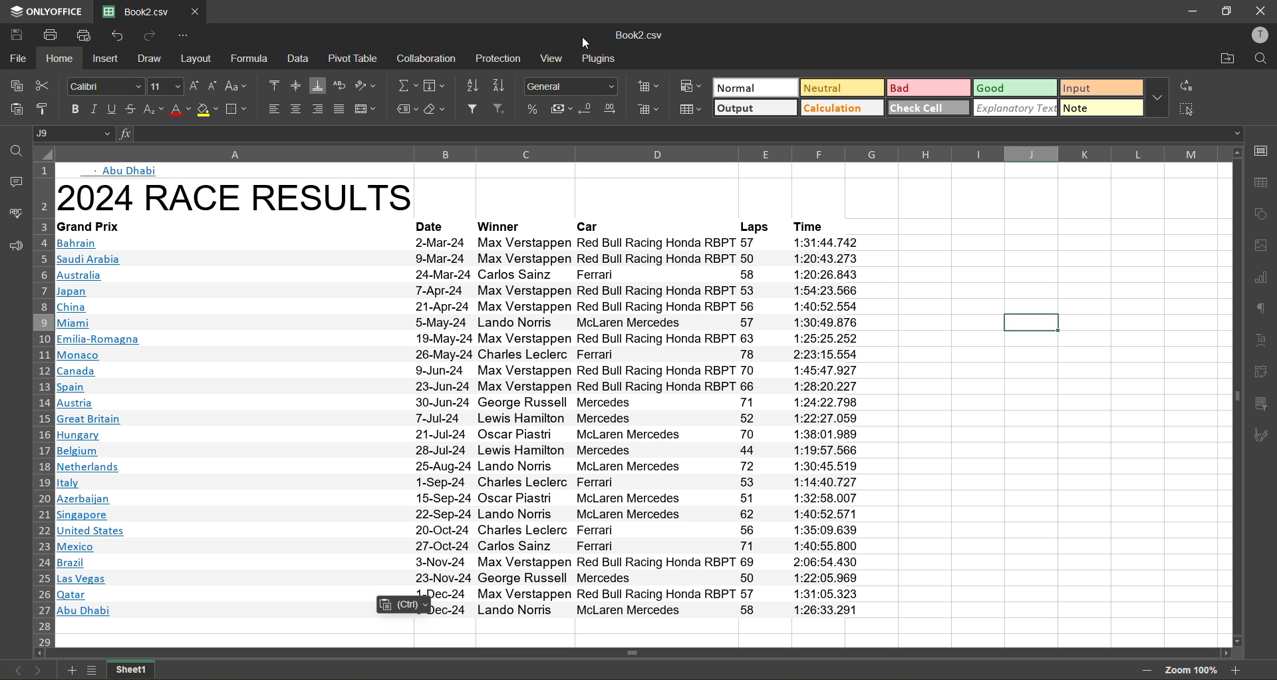 The height and width of the screenshot is (680, 1277). Describe the element at coordinates (1262, 217) in the screenshot. I see `shapes` at that location.